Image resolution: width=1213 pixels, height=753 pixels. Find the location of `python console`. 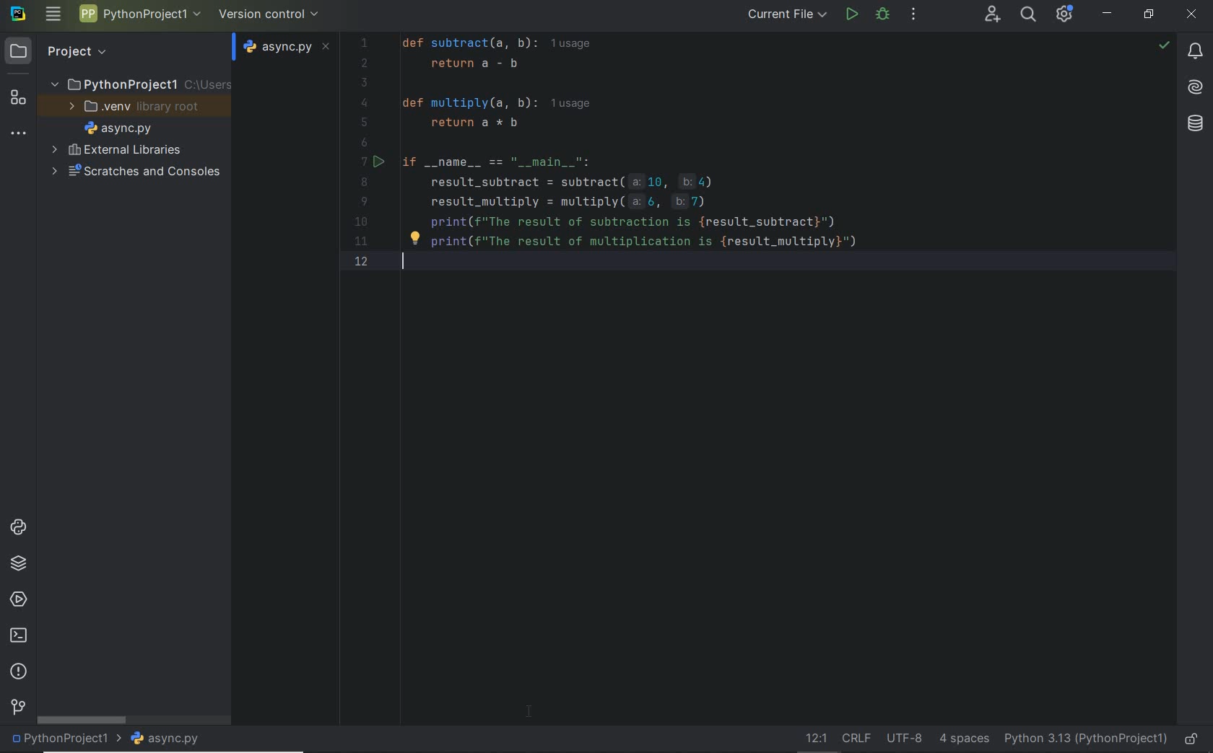

python console is located at coordinates (18, 528).